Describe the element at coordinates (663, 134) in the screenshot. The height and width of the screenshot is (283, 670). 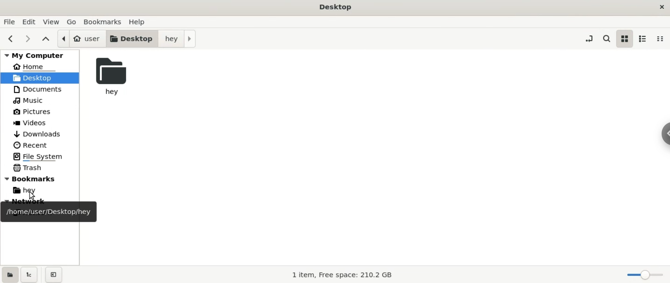
I see `chrome options` at that location.